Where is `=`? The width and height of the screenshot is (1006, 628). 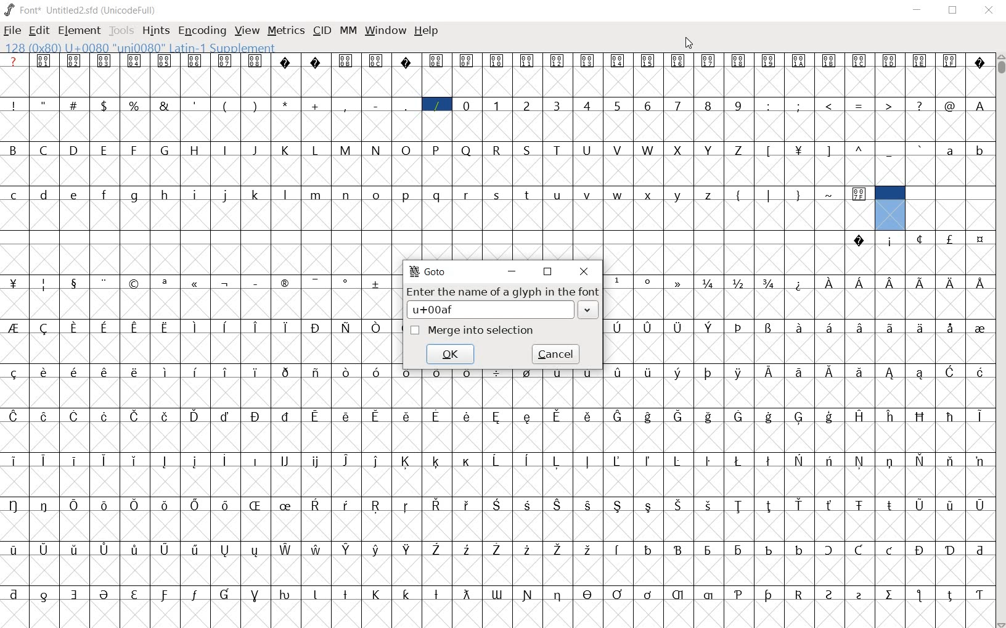 = is located at coordinates (861, 105).